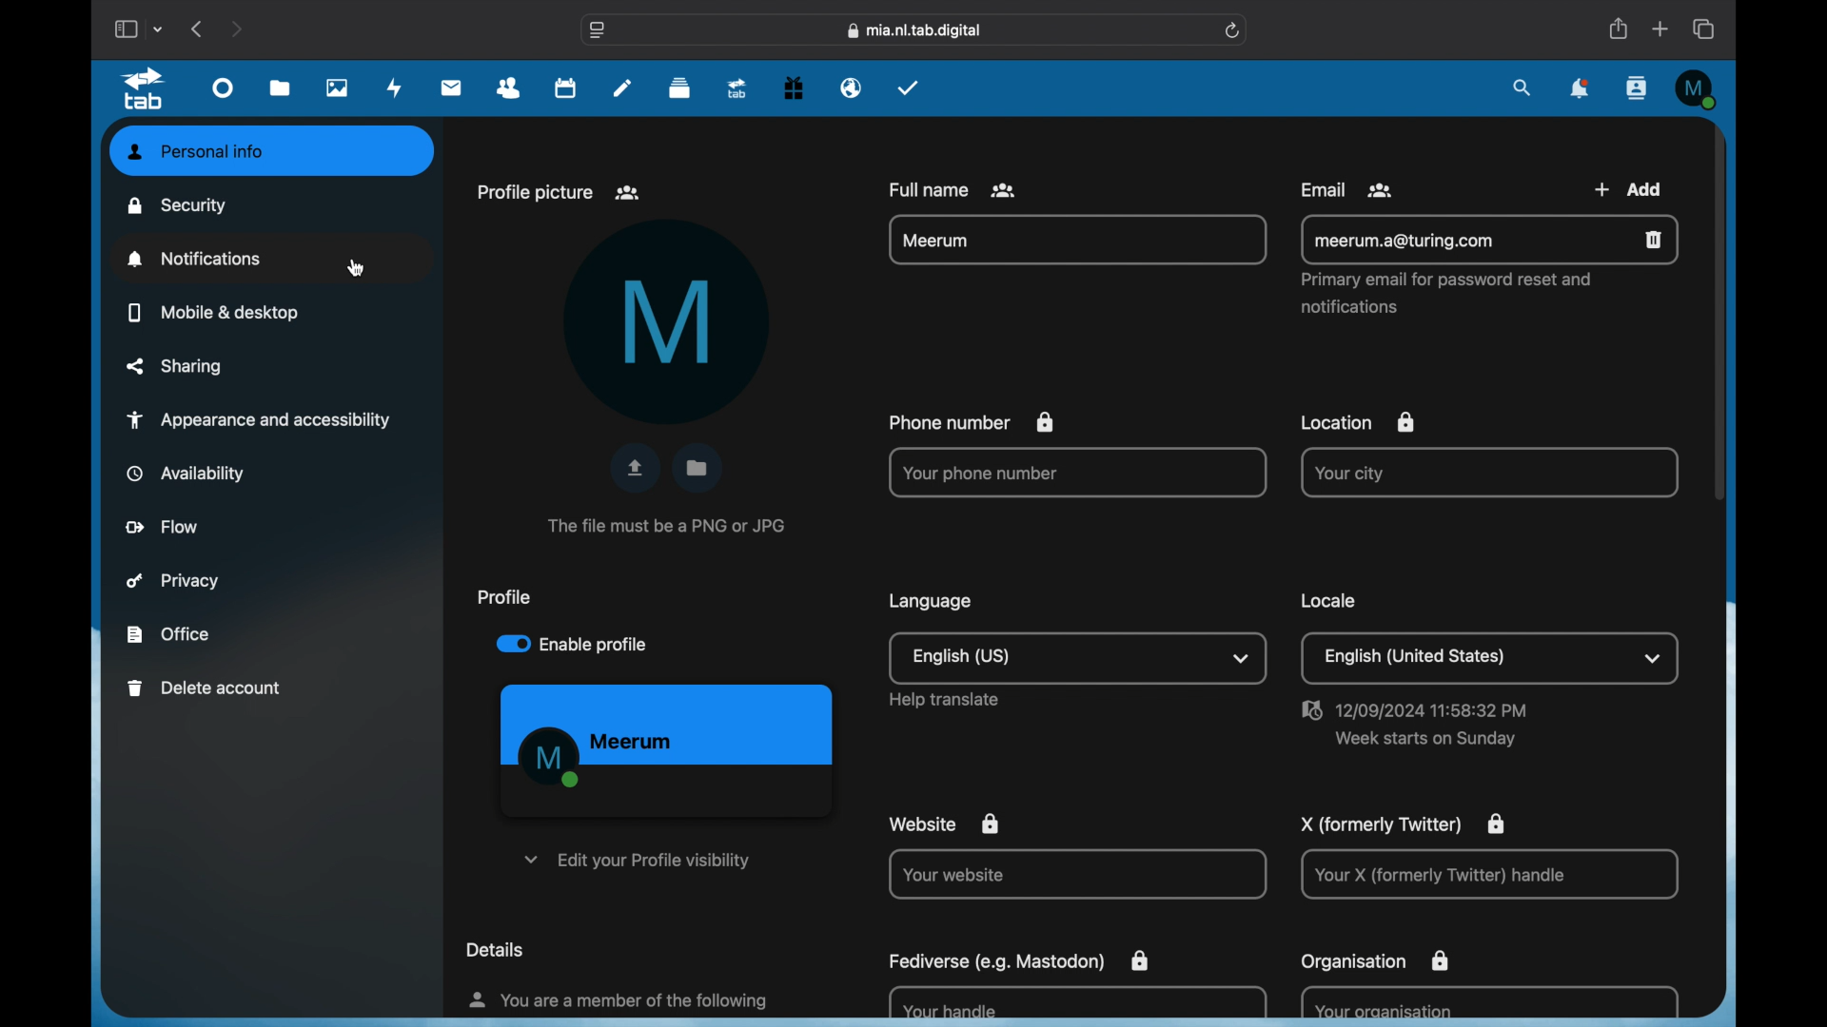 The image size is (1827, 1027). Describe the element at coordinates (915, 29) in the screenshot. I see `web address` at that location.